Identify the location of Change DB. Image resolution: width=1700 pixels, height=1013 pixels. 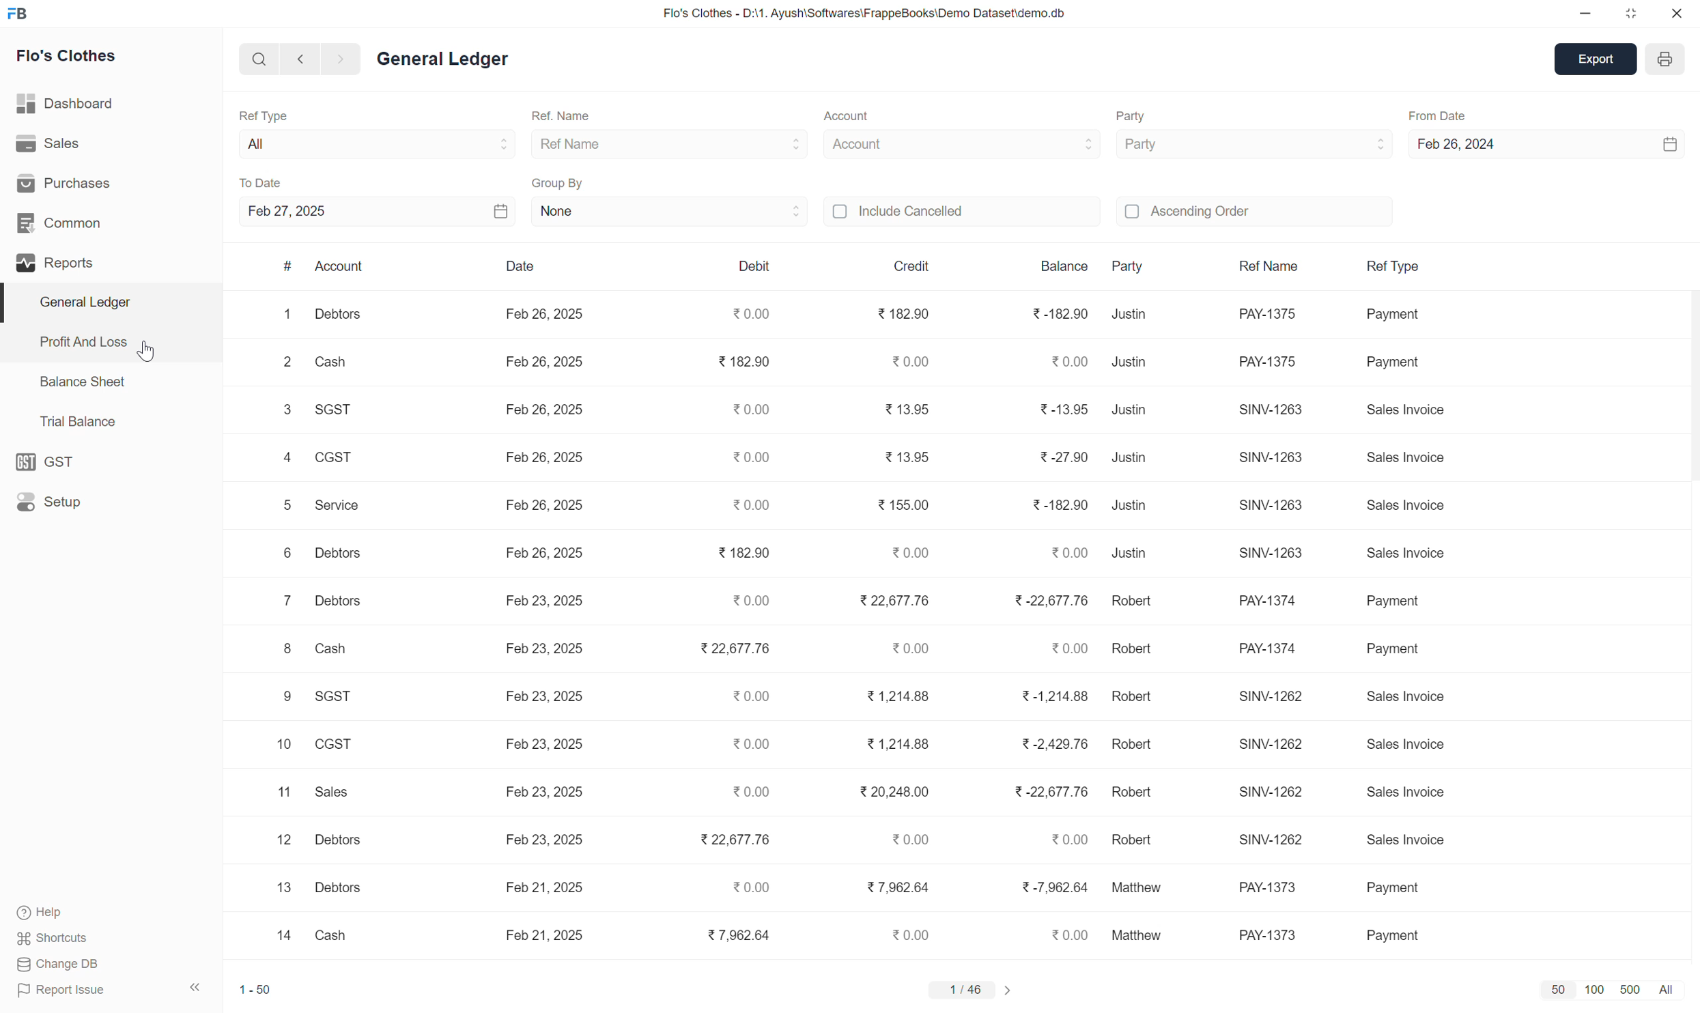
(97, 967).